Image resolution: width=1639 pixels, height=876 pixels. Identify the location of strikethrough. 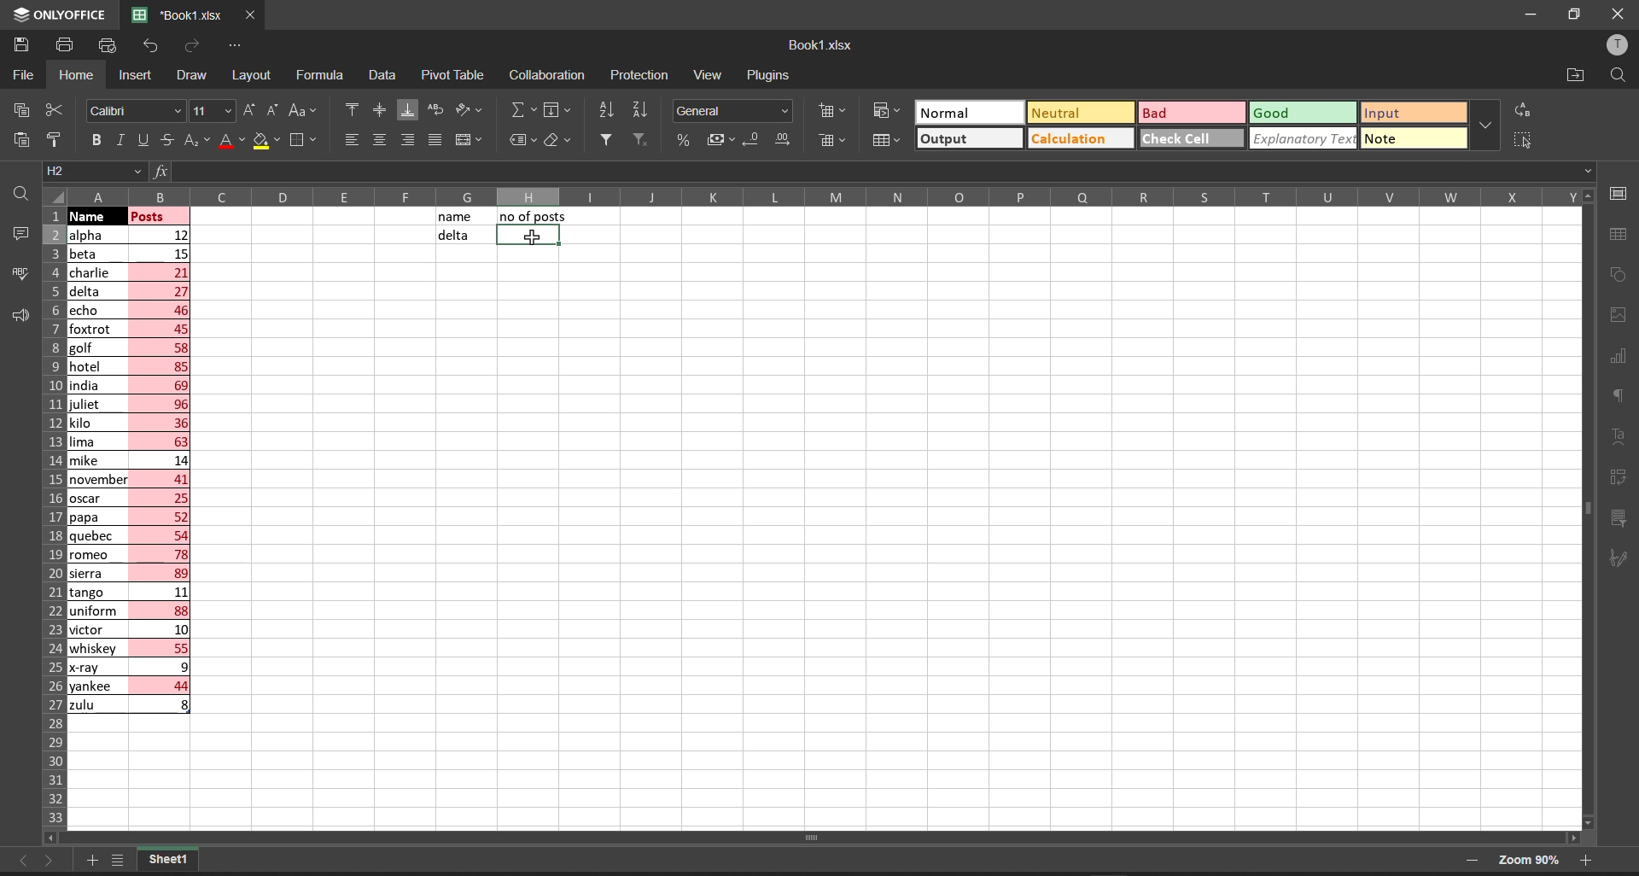
(167, 142).